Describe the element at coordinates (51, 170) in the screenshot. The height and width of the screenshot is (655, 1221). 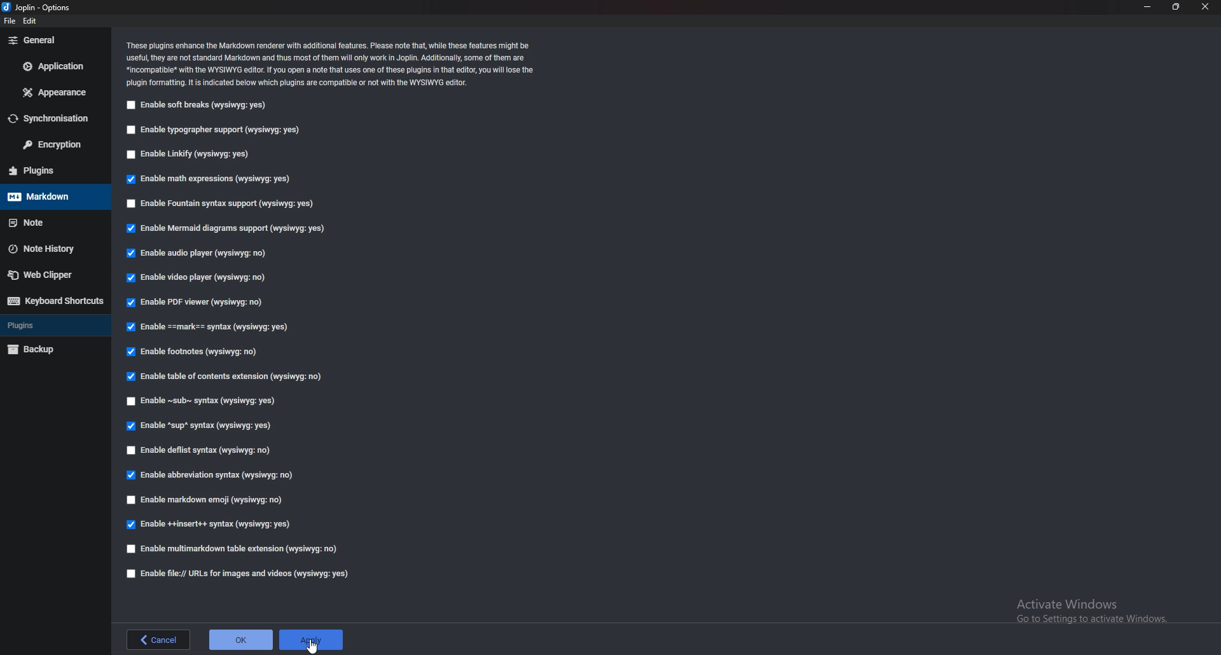
I see `Plugins` at that location.